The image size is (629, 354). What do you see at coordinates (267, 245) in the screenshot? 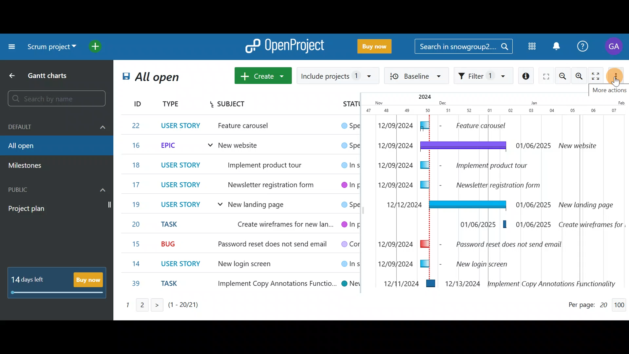
I see `Password reset does not send email` at bounding box center [267, 245].